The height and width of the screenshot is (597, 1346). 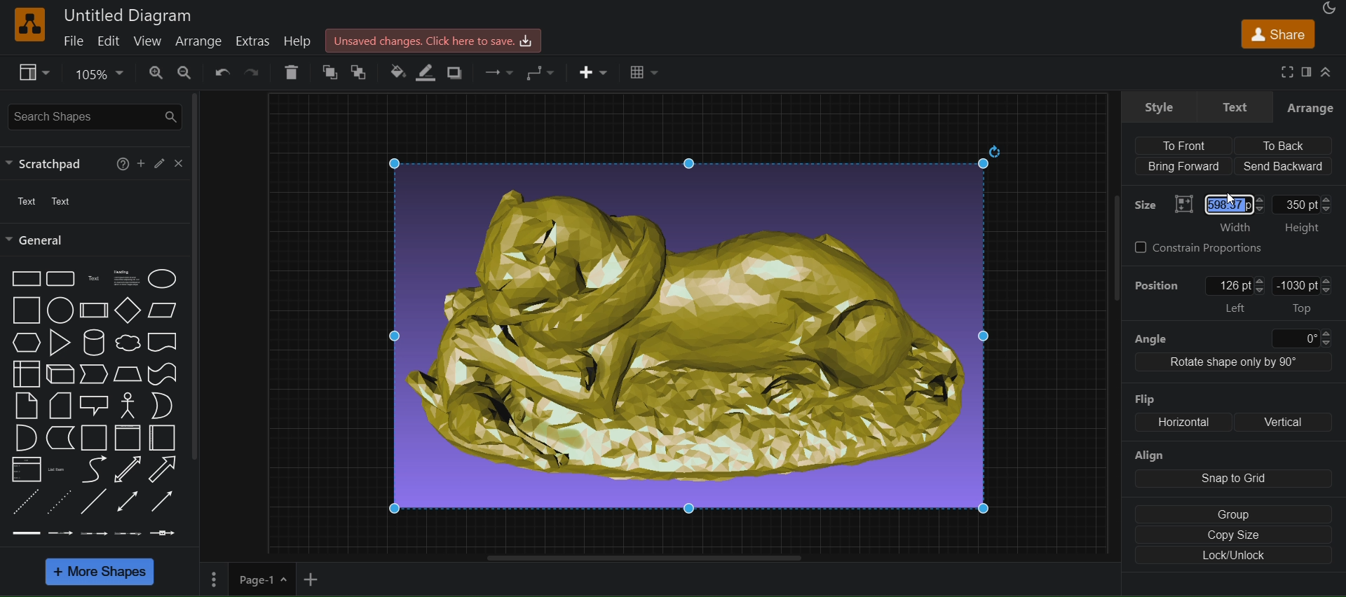 What do you see at coordinates (212, 582) in the screenshot?
I see `Menu` at bounding box center [212, 582].